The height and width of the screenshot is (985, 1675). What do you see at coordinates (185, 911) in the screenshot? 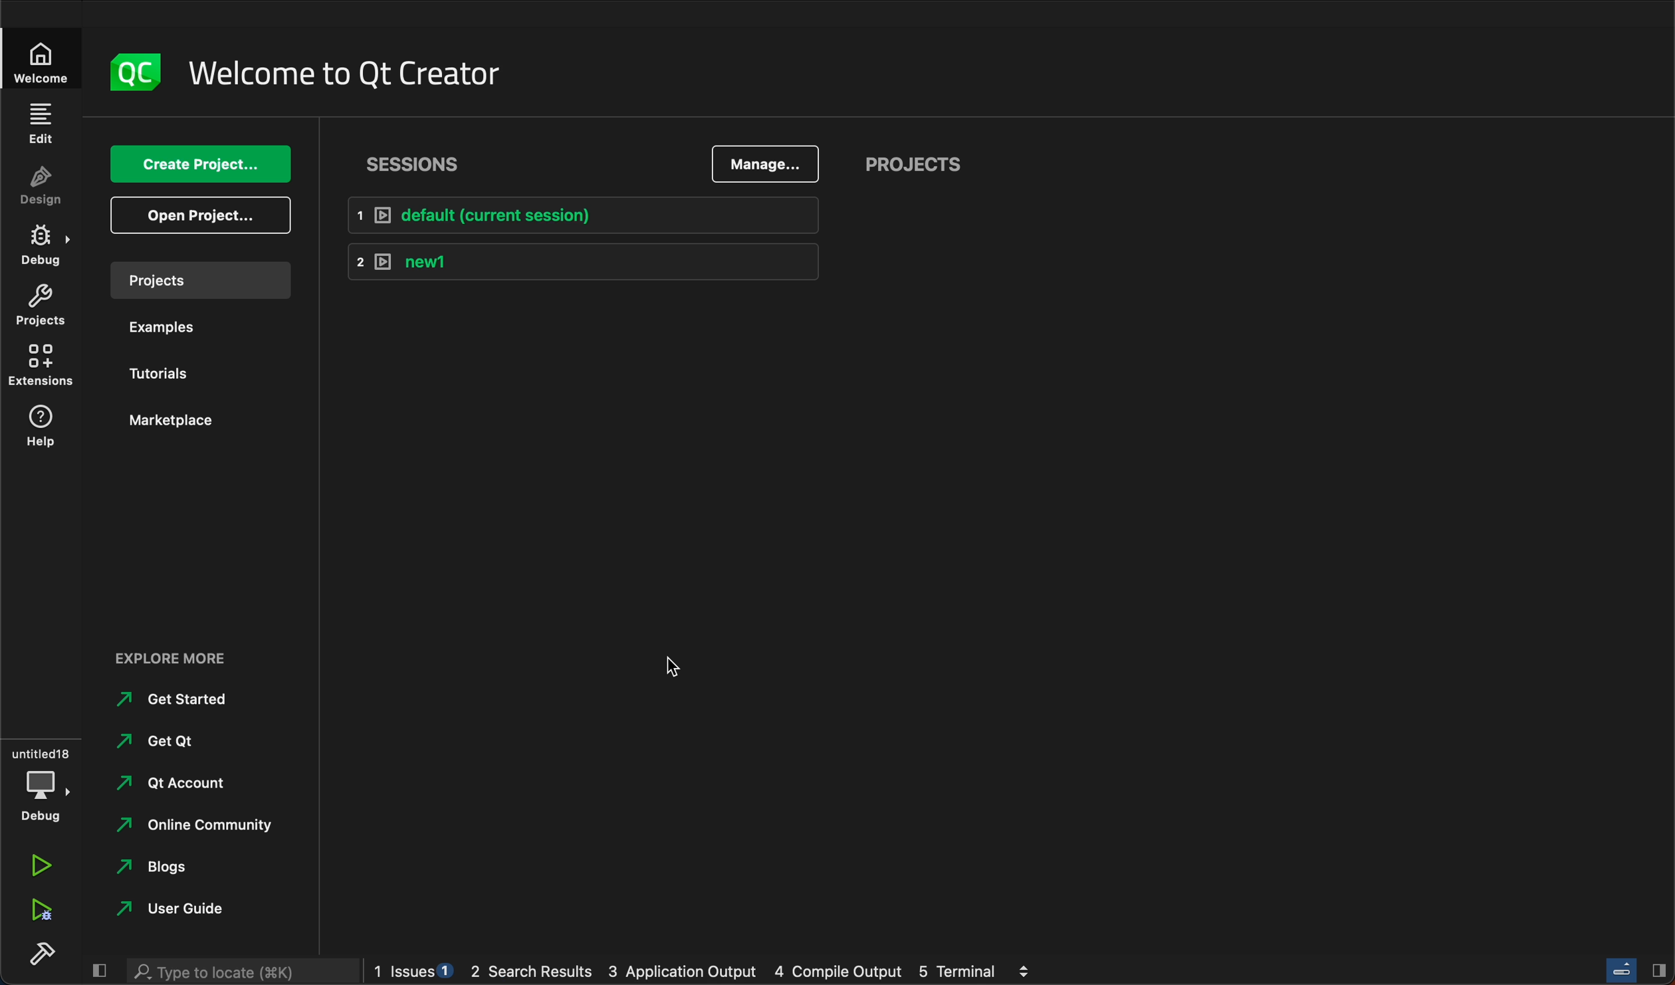
I see `user guide` at bounding box center [185, 911].